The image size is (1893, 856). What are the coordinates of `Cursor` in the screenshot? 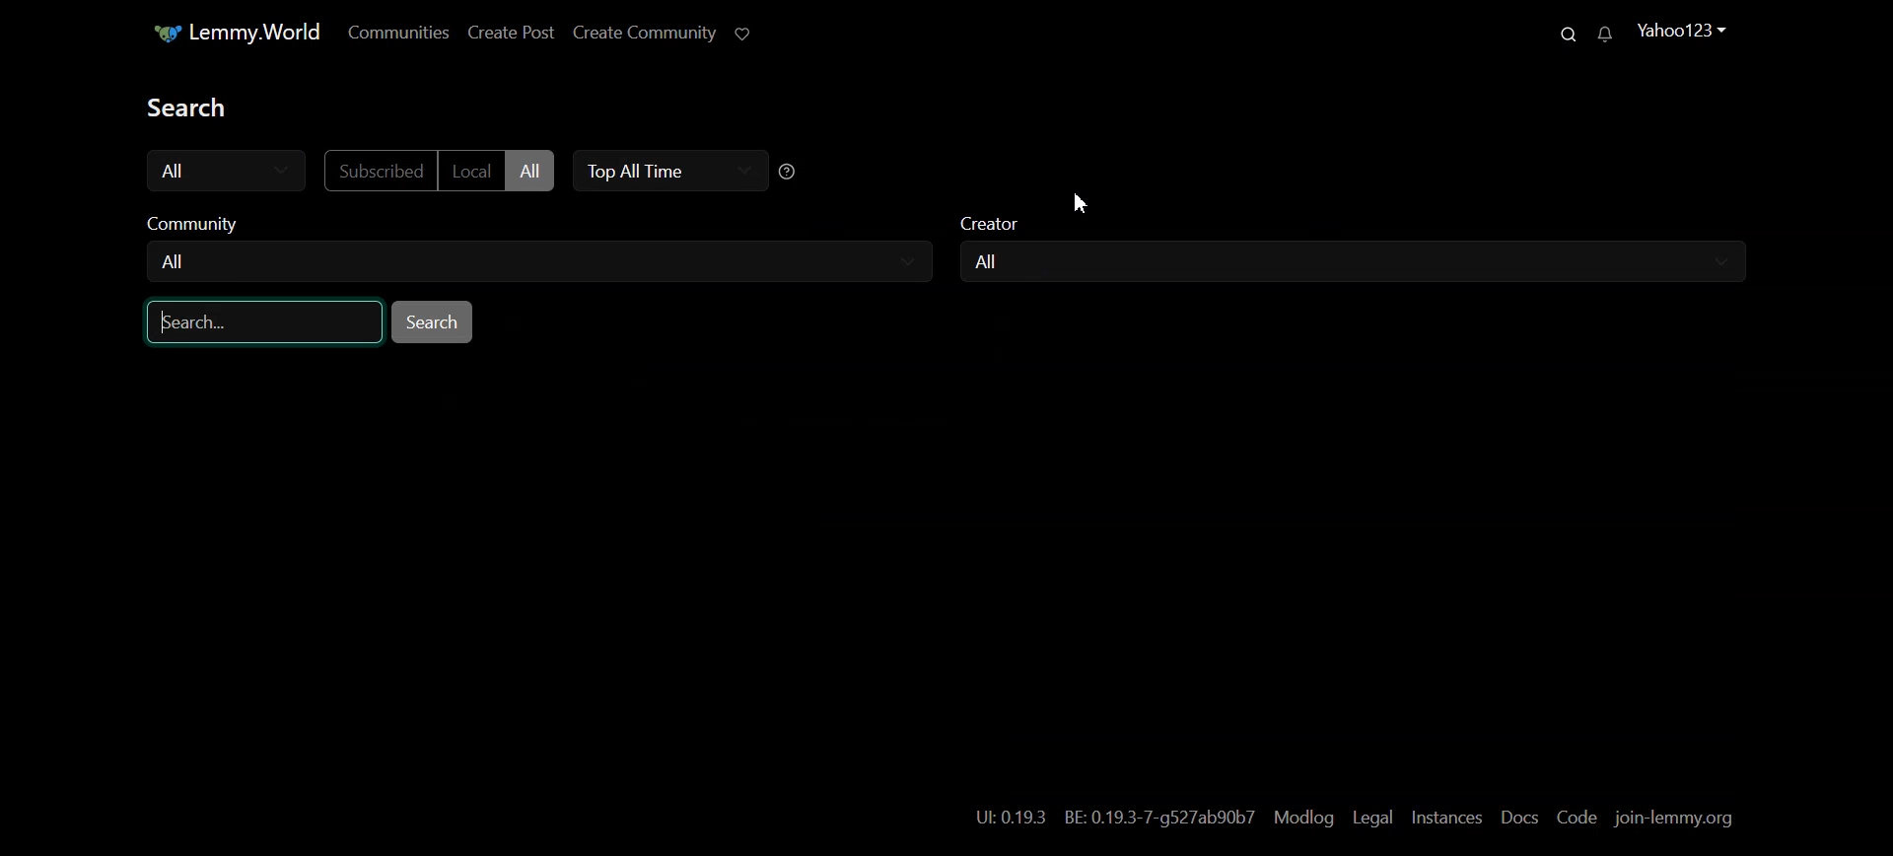 It's located at (1081, 202).